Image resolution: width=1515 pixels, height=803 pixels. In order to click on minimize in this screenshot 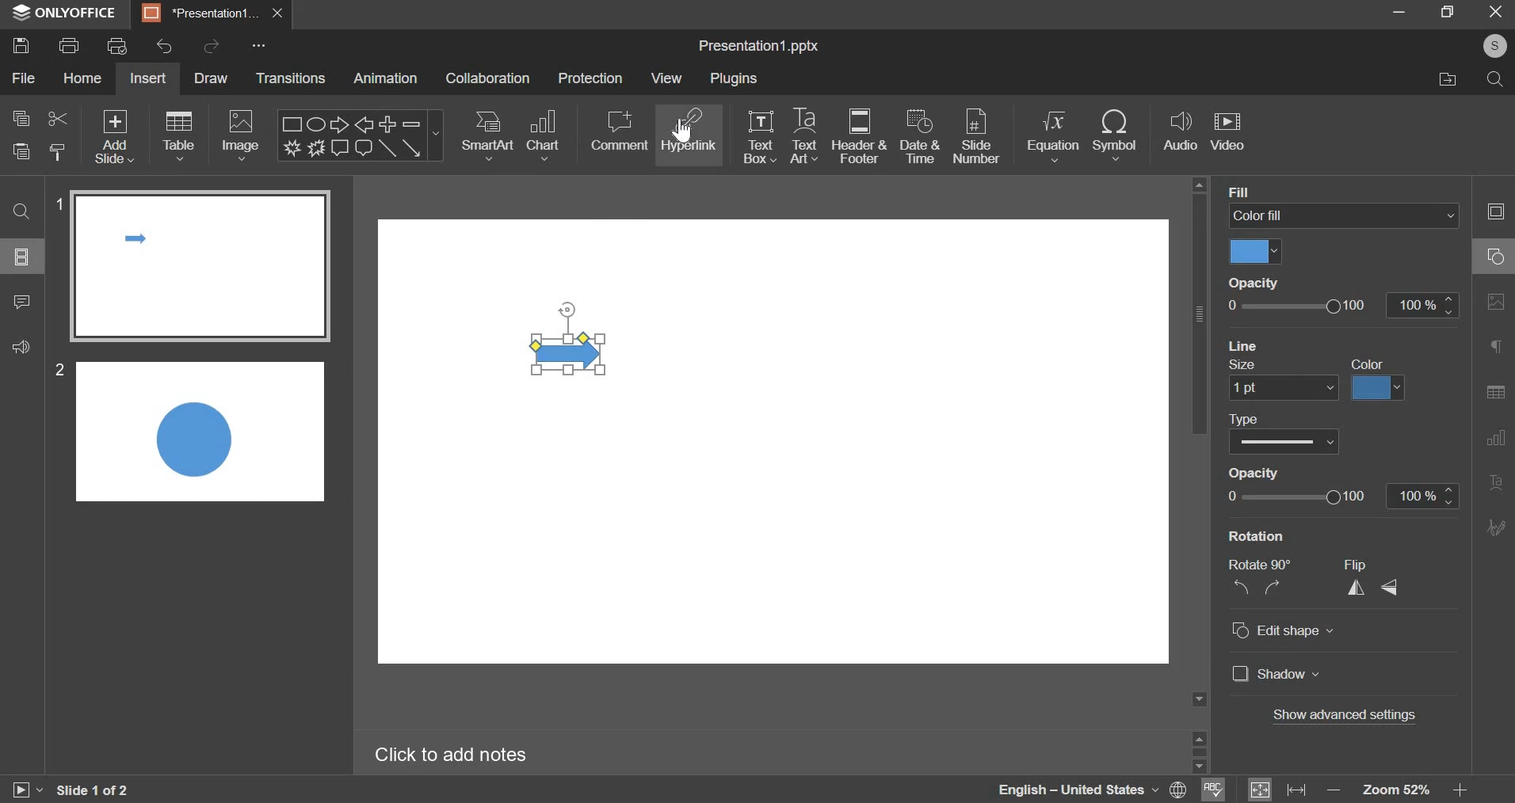, I will do `click(1402, 11)`.